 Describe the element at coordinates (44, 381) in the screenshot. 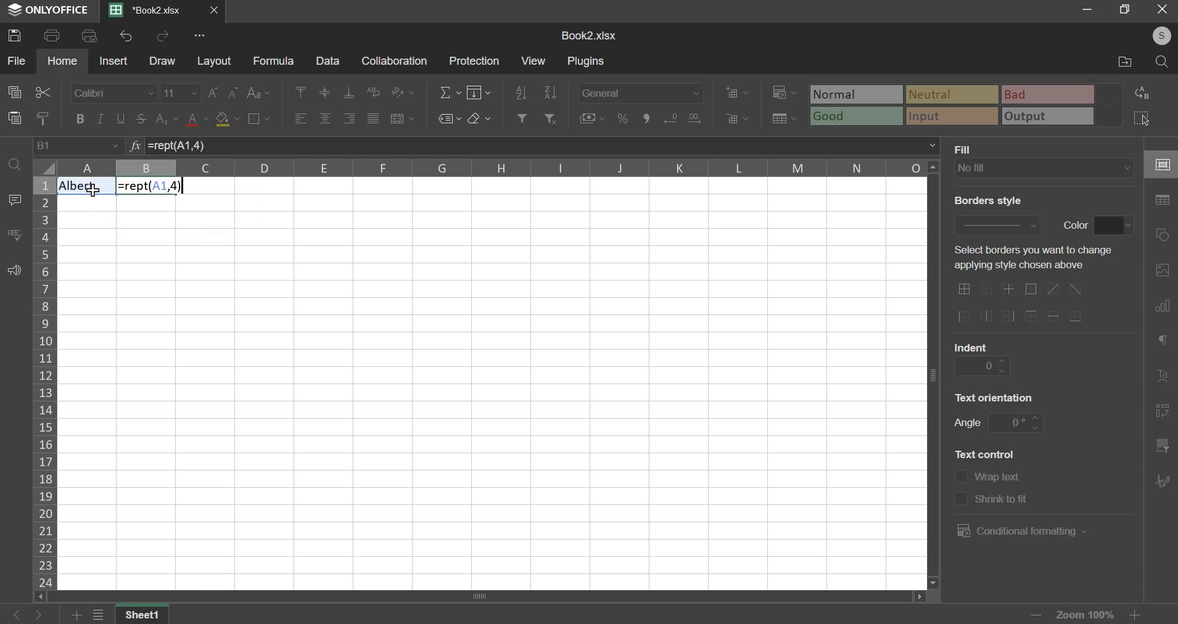

I see `rows` at that location.